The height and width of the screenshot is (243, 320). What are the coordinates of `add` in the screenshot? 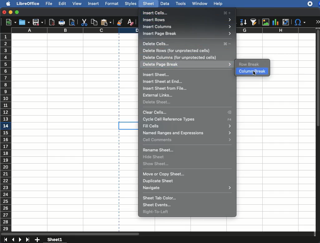 It's located at (38, 240).